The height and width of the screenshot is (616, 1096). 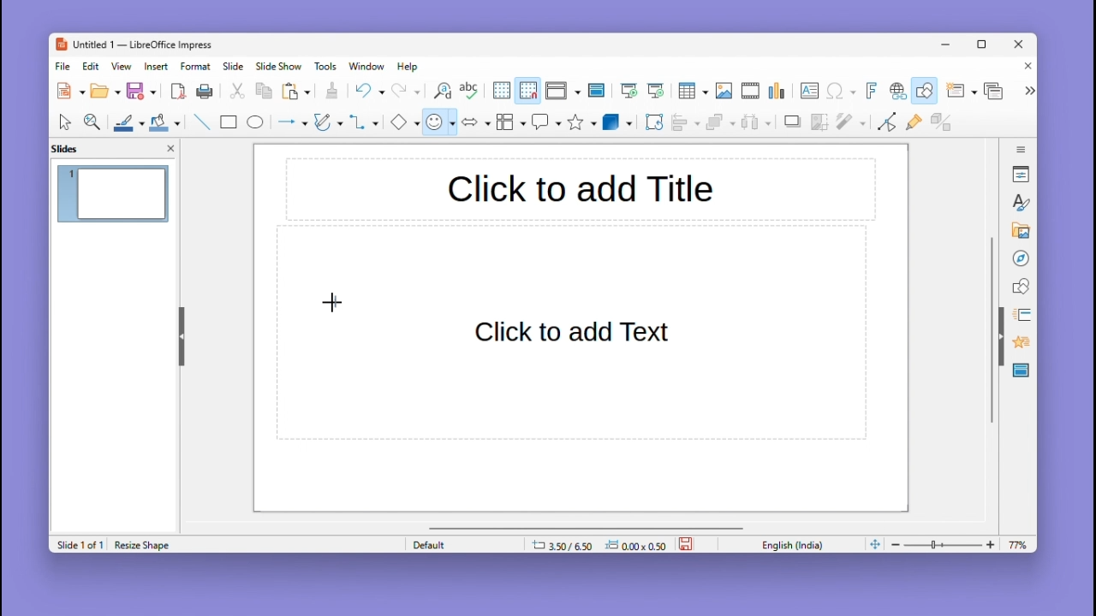 I want to click on Magnification, so click(x=93, y=121).